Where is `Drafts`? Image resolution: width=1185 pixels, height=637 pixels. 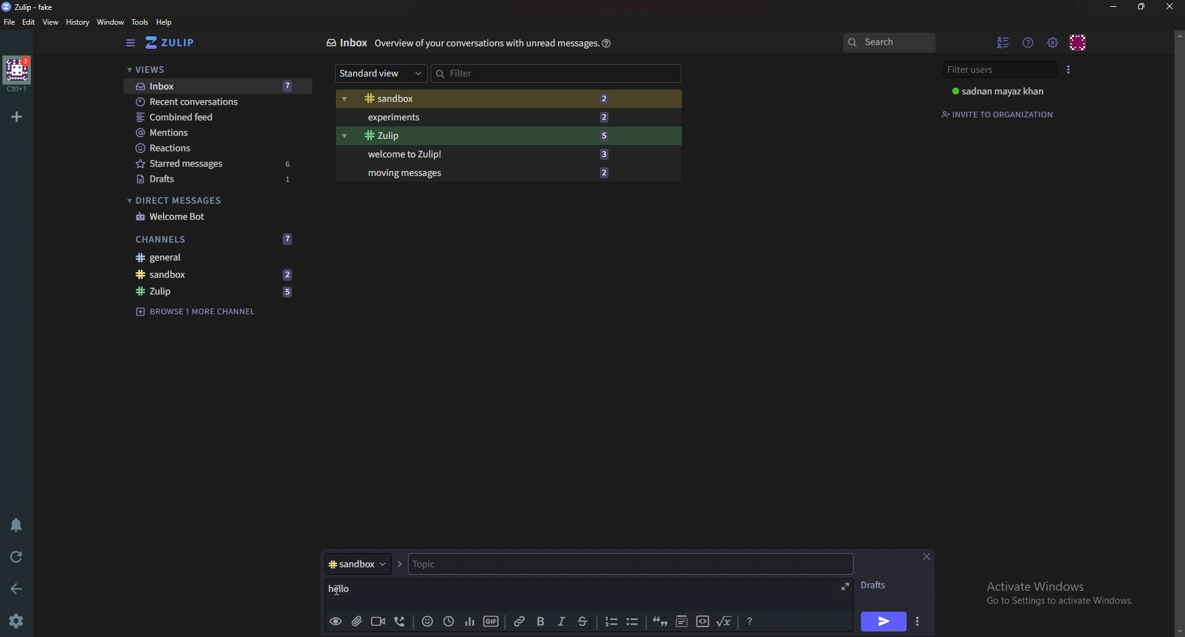
Drafts is located at coordinates (214, 180).